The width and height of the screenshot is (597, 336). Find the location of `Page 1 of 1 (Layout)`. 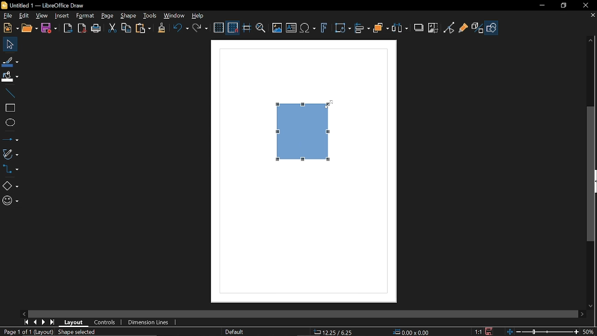

Page 1 of 1 (Layout) is located at coordinates (27, 332).